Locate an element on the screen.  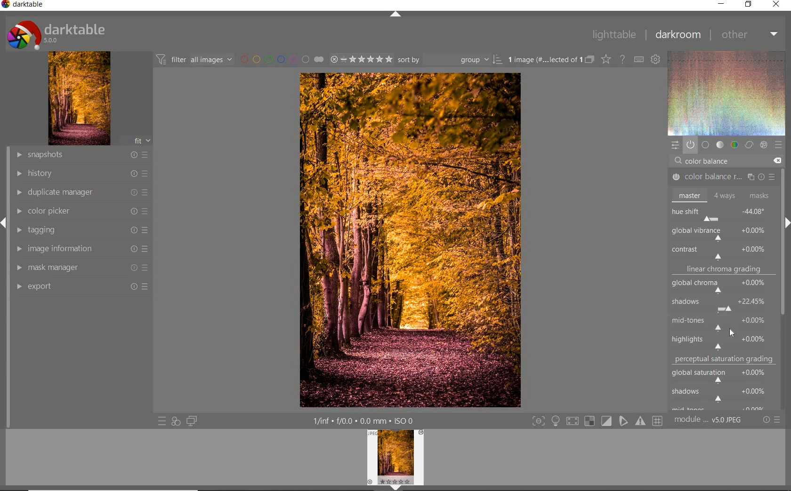
expand/collapse is located at coordinates (786, 220).